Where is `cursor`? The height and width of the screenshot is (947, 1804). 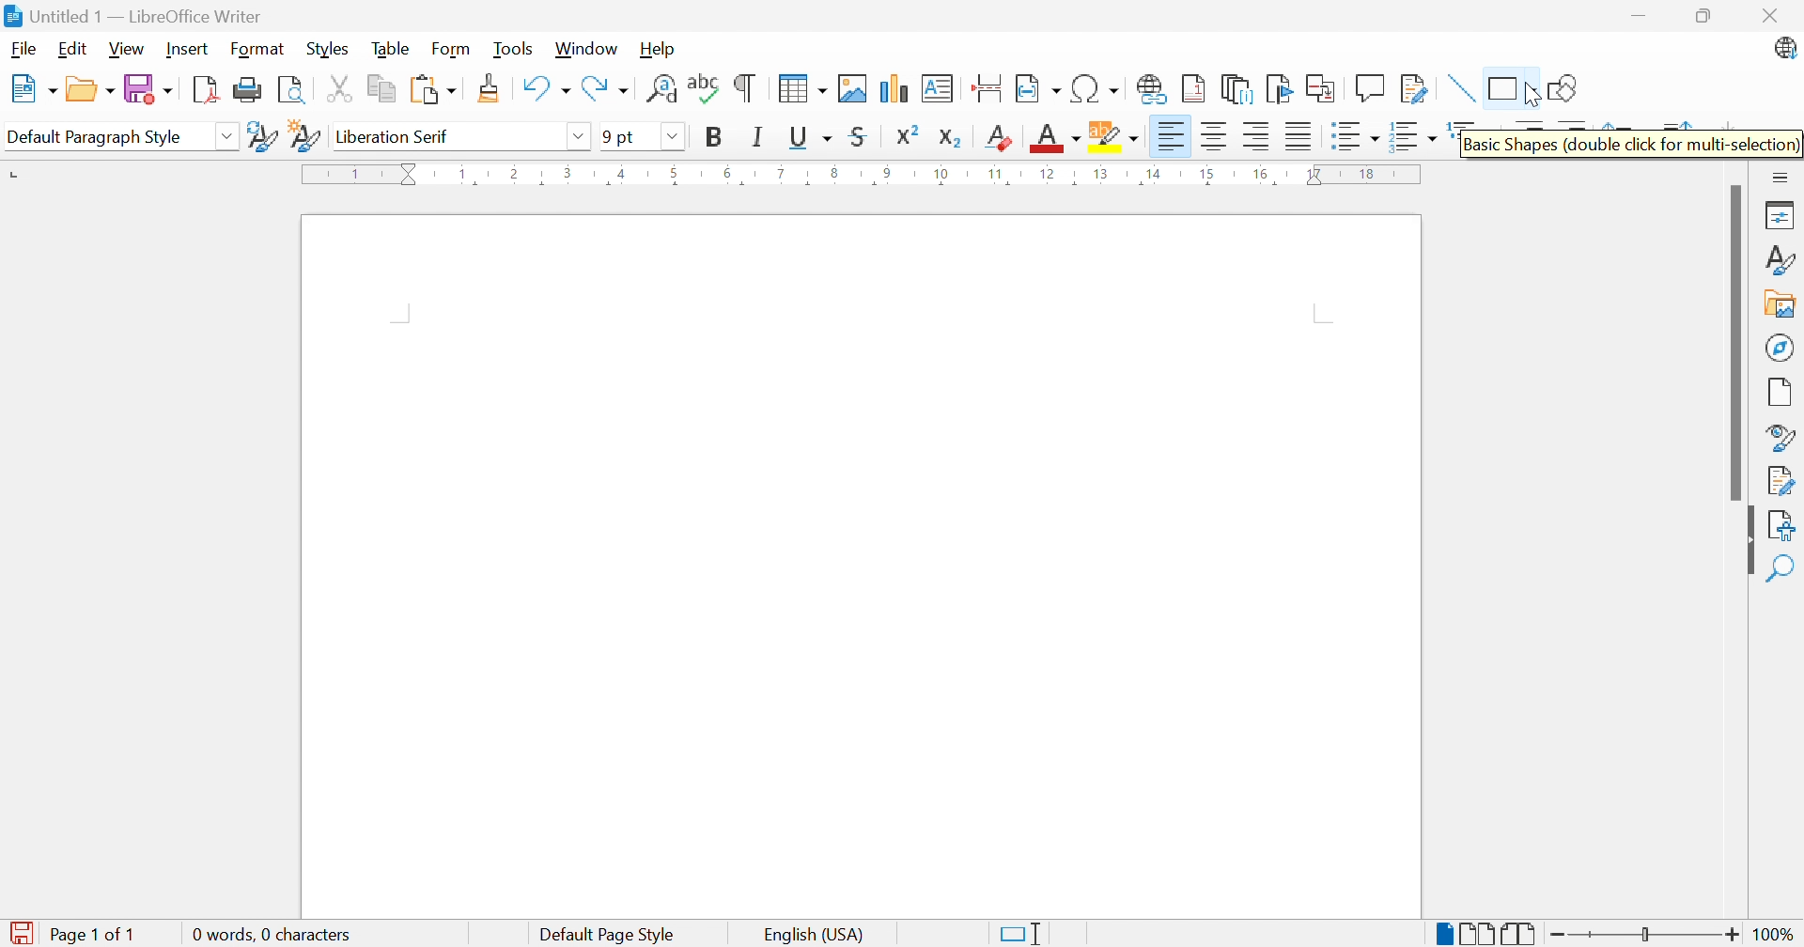 cursor is located at coordinates (1529, 98).